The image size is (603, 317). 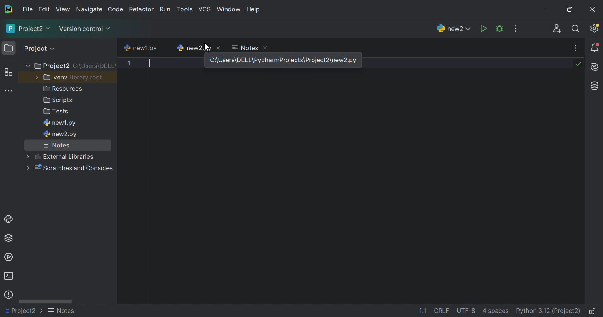 What do you see at coordinates (254, 10) in the screenshot?
I see `Help` at bounding box center [254, 10].